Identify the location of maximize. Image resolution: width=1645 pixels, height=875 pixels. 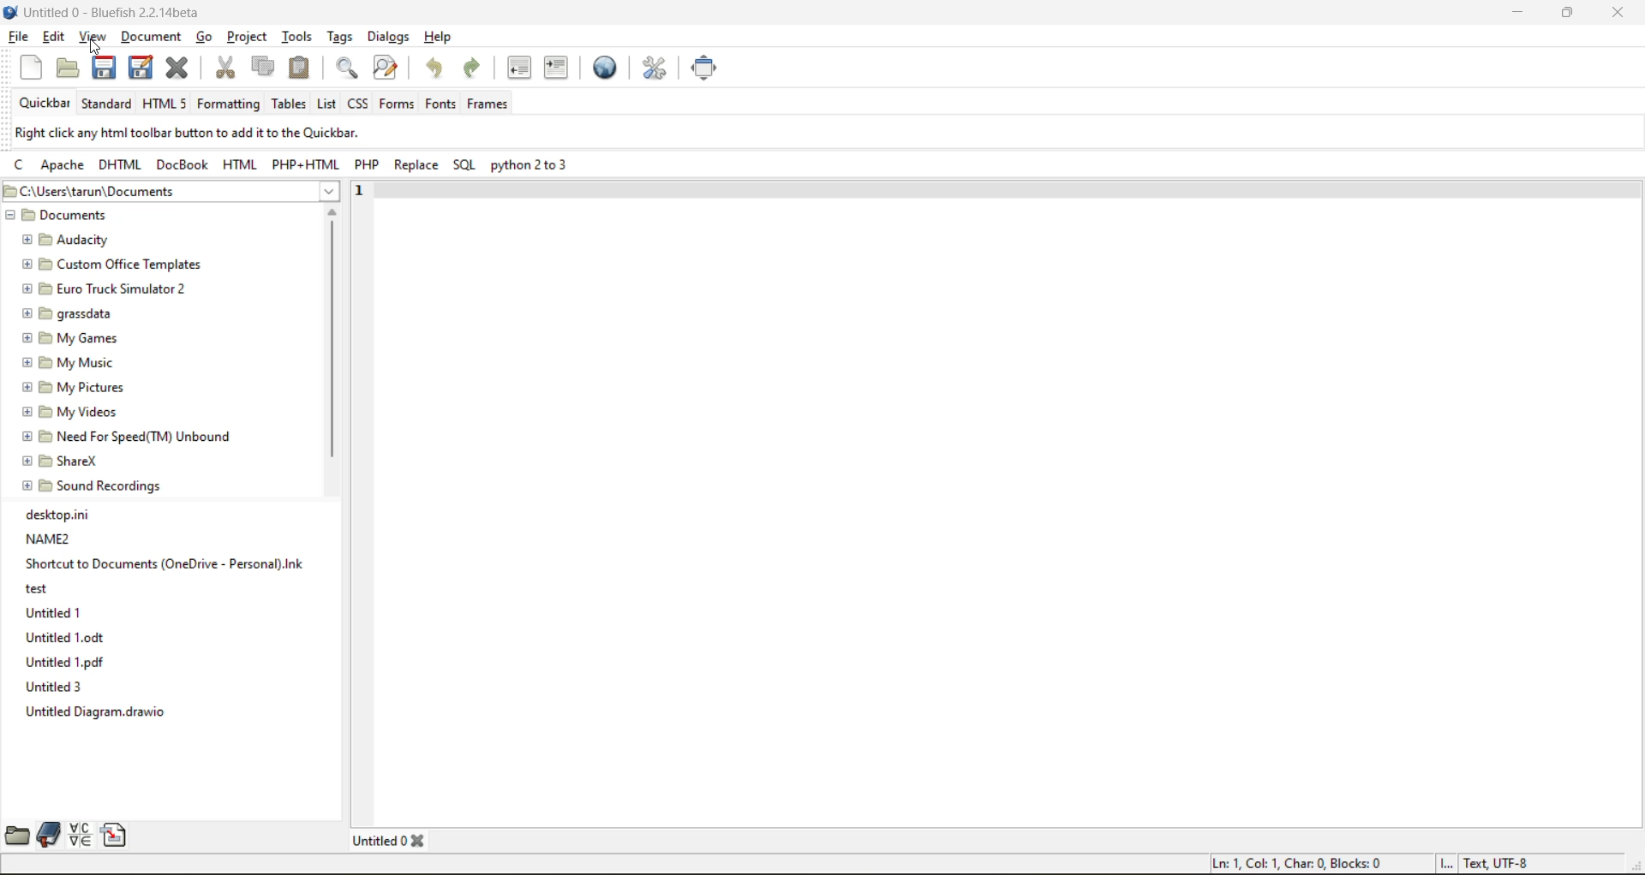
(1572, 13).